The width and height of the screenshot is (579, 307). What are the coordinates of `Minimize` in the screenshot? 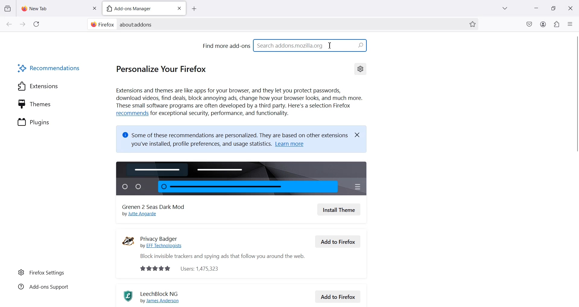 It's located at (536, 8).